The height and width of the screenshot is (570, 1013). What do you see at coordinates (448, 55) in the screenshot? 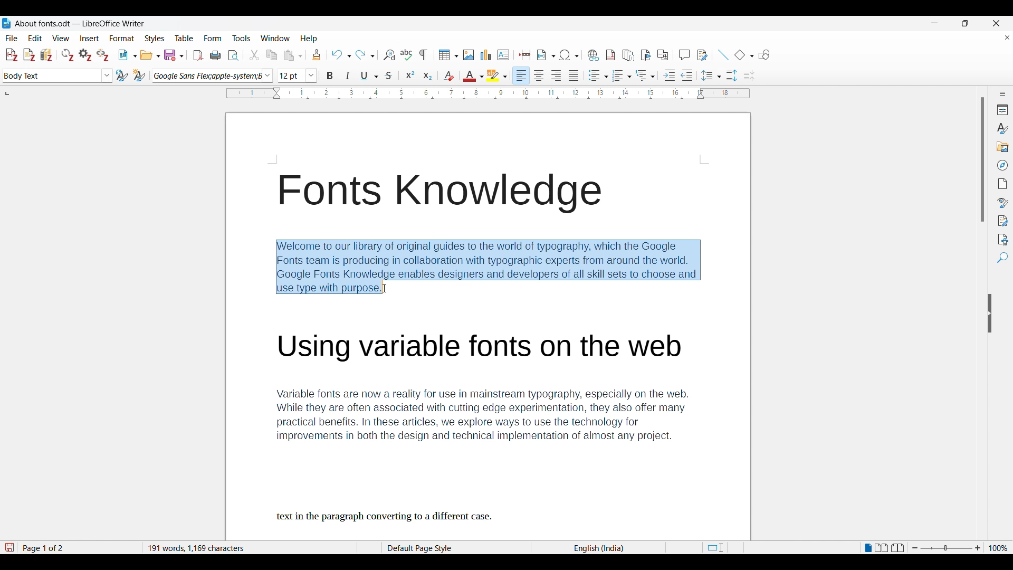
I see `Insert table` at bounding box center [448, 55].